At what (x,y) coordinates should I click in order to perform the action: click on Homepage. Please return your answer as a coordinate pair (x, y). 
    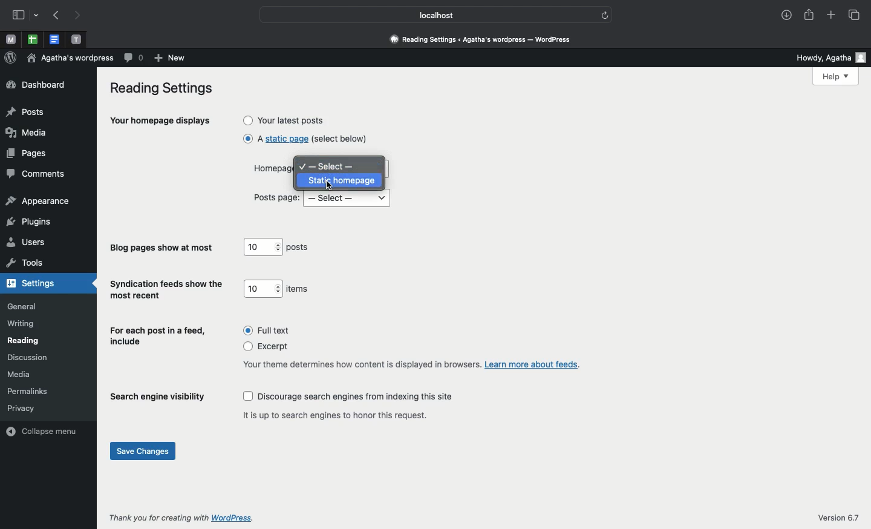
    Looking at the image, I should click on (271, 171).